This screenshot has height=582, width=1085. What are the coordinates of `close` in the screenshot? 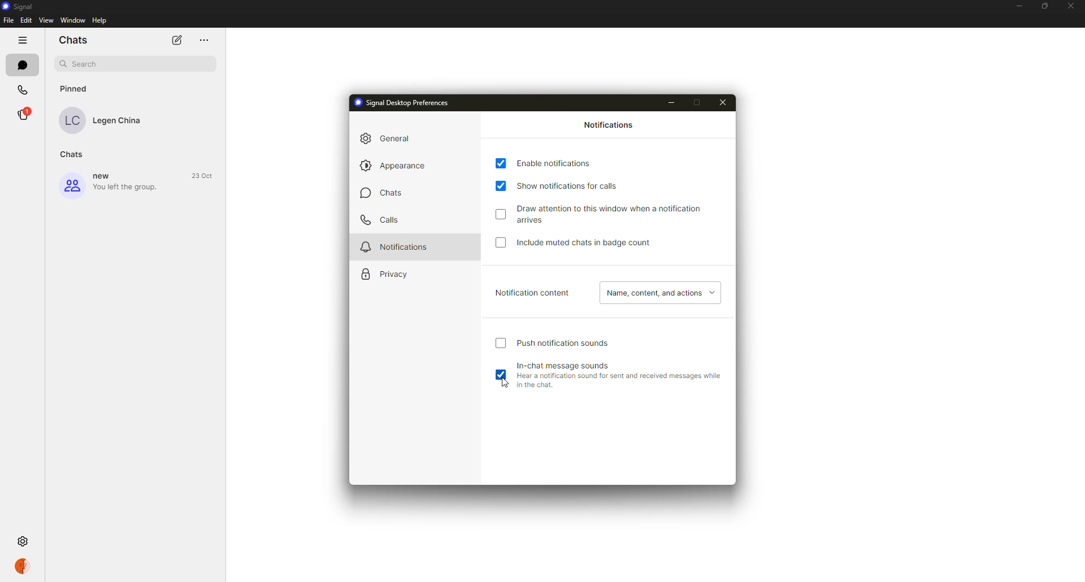 It's located at (722, 102).